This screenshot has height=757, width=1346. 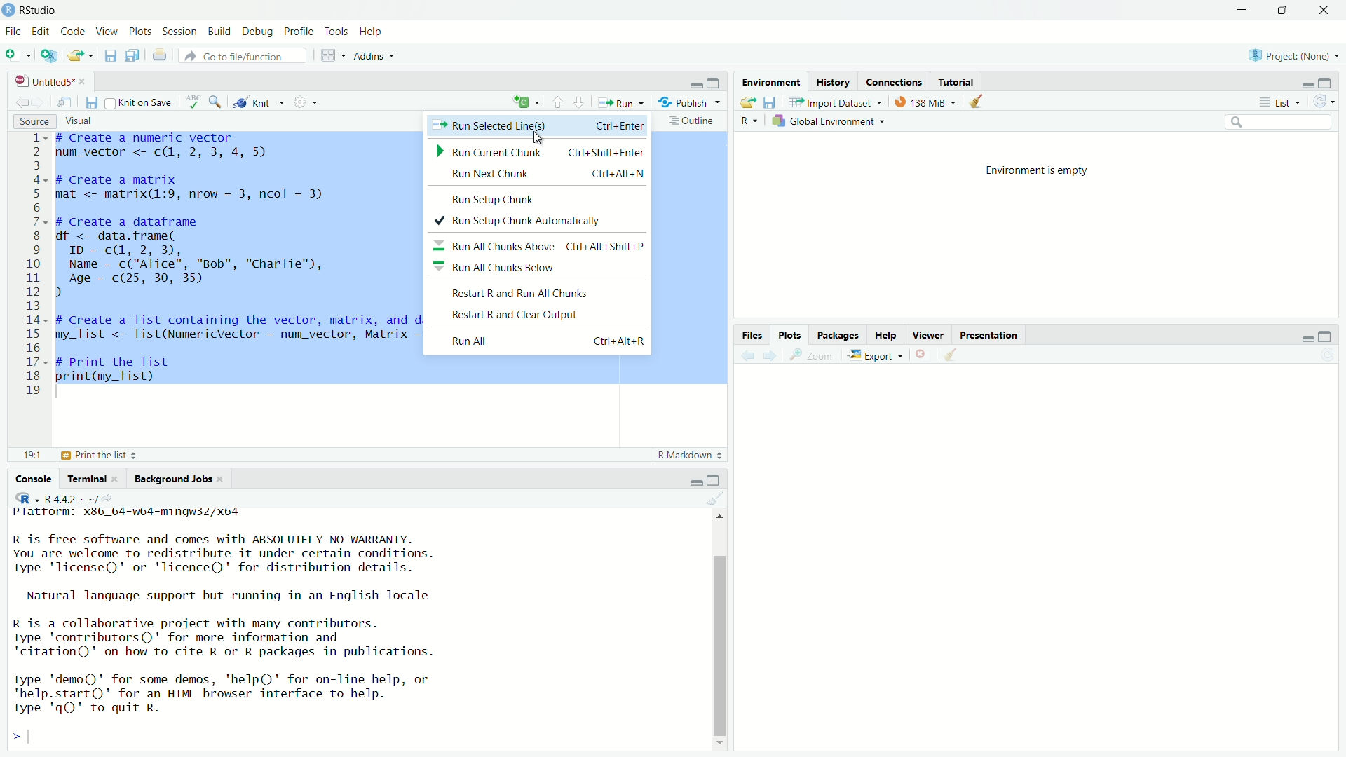 I want to click on Run Current Chunk ~~ Ctrl+Shift+Enter, so click(x=538, y=152).